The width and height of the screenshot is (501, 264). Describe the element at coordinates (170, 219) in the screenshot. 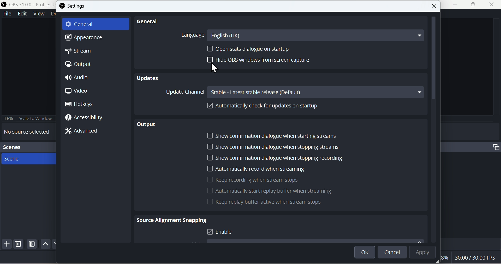

I see `Source Alignment Snapping` at that location.